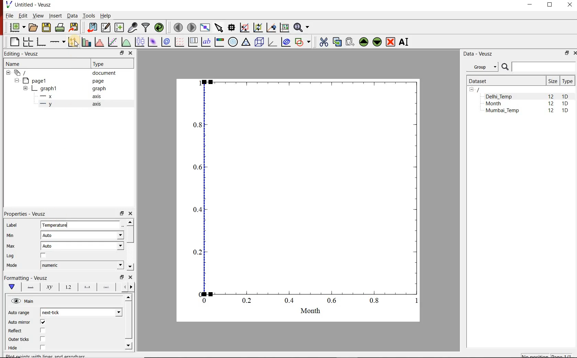  What do you see at coordinates (192, 42) in the screenshot?
I see `plot key` at bounding box center [192, 42].